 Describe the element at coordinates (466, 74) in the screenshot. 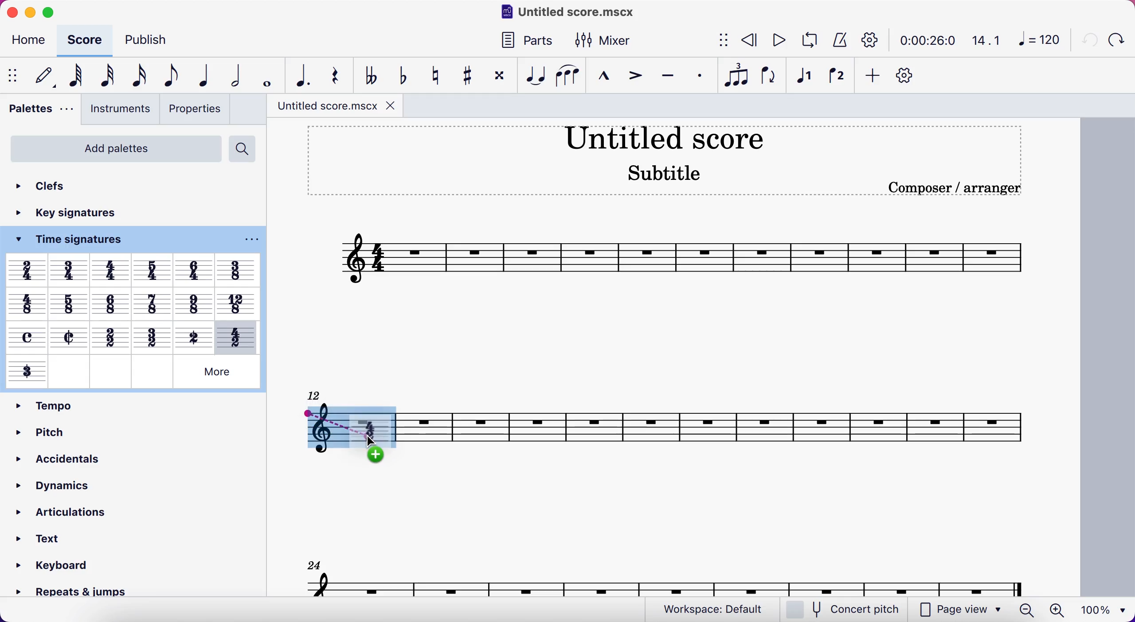

I see `toggle sharp` at that location.